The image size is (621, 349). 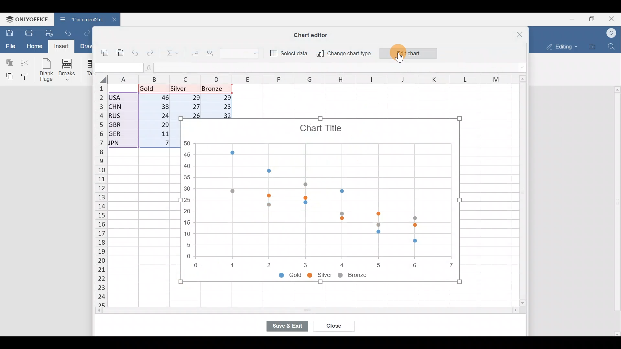 What do you see at coordinates (314, 34) in the screenshot?
I see `Chart editor` at bounding box center [314, 34].